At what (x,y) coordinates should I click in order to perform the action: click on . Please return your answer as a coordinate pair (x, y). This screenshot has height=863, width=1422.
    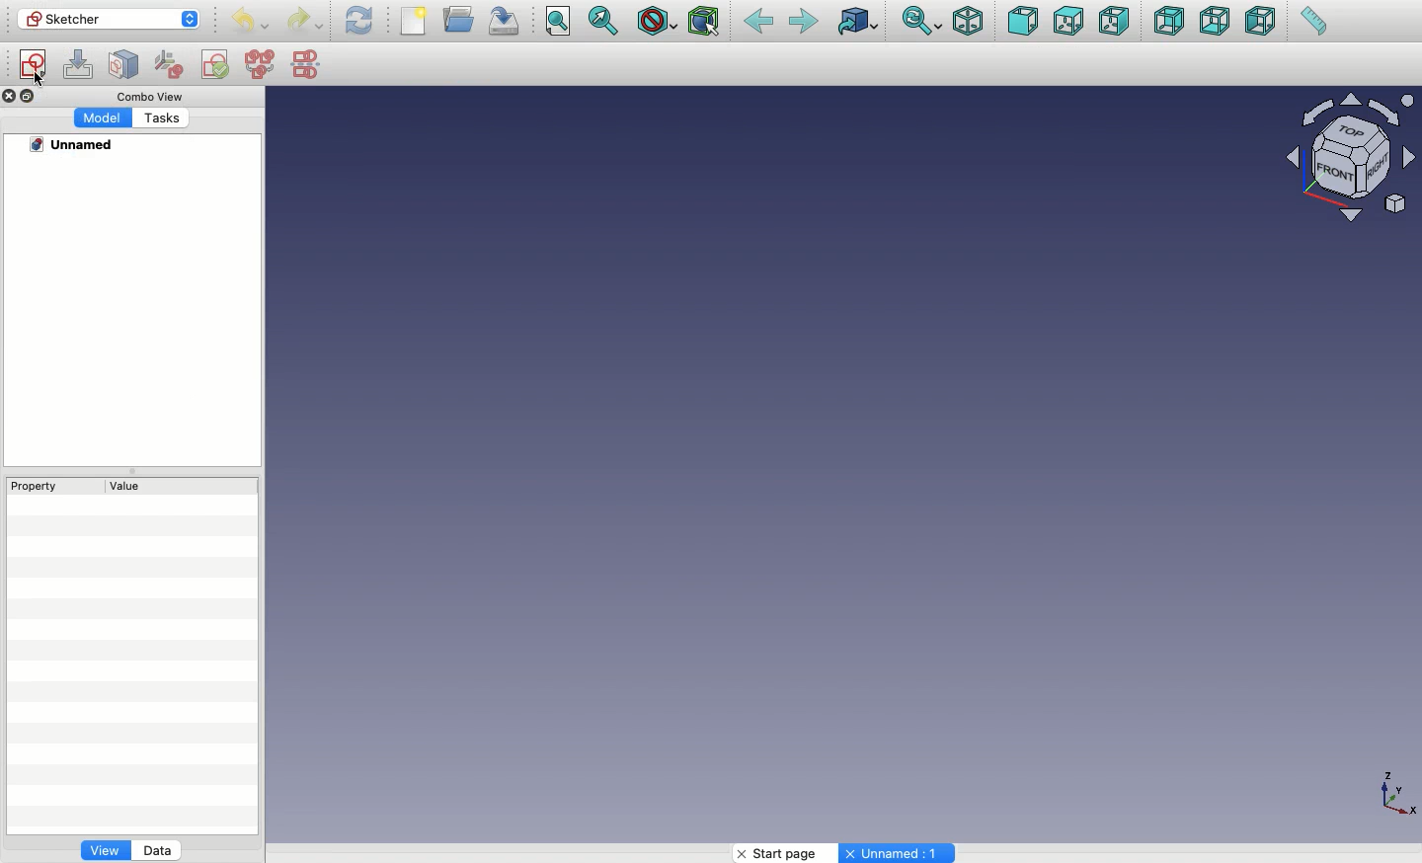
    Looking at the image, I should click on (101, 118).